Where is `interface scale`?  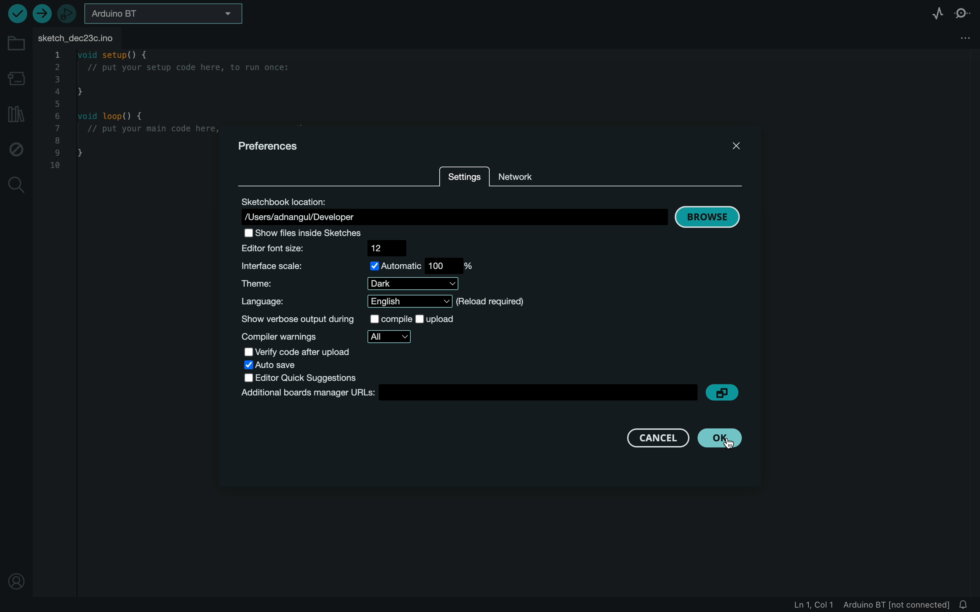 interface scale is located at coordinates (349, 265).